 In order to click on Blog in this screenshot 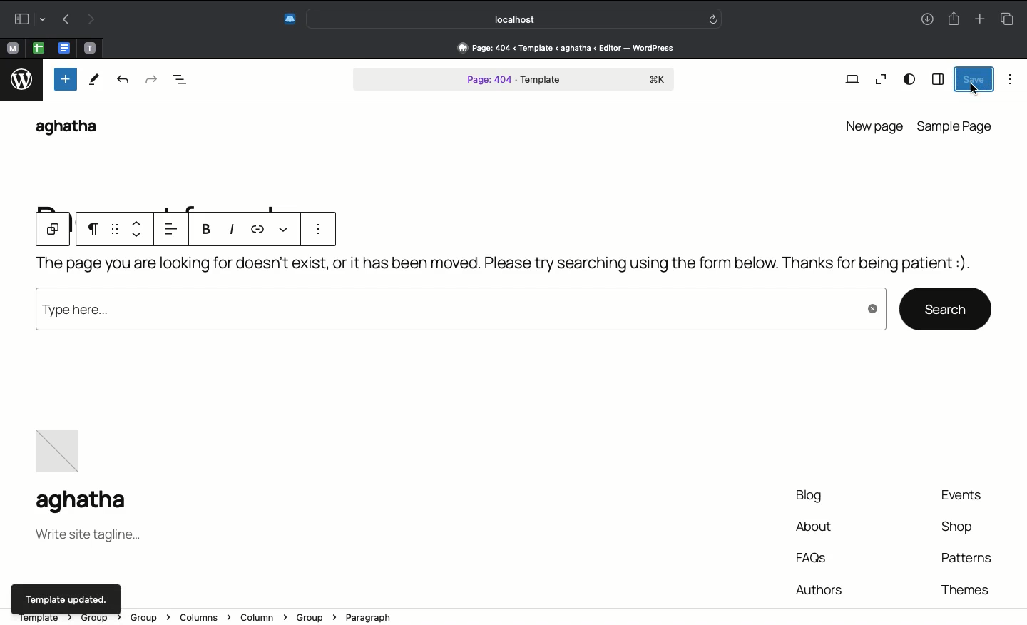, I will do `click(804, 497)`.